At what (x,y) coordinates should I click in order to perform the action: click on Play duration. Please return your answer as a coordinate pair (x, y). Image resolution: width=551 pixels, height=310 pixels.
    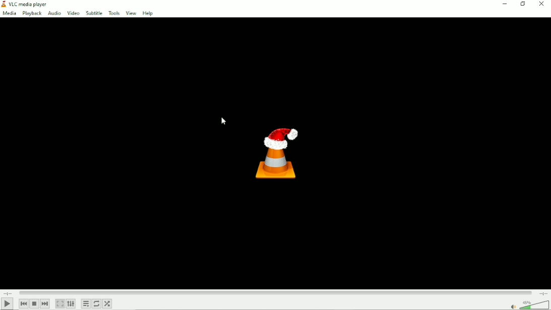
    Looking at the image, I should click on (275, 293).